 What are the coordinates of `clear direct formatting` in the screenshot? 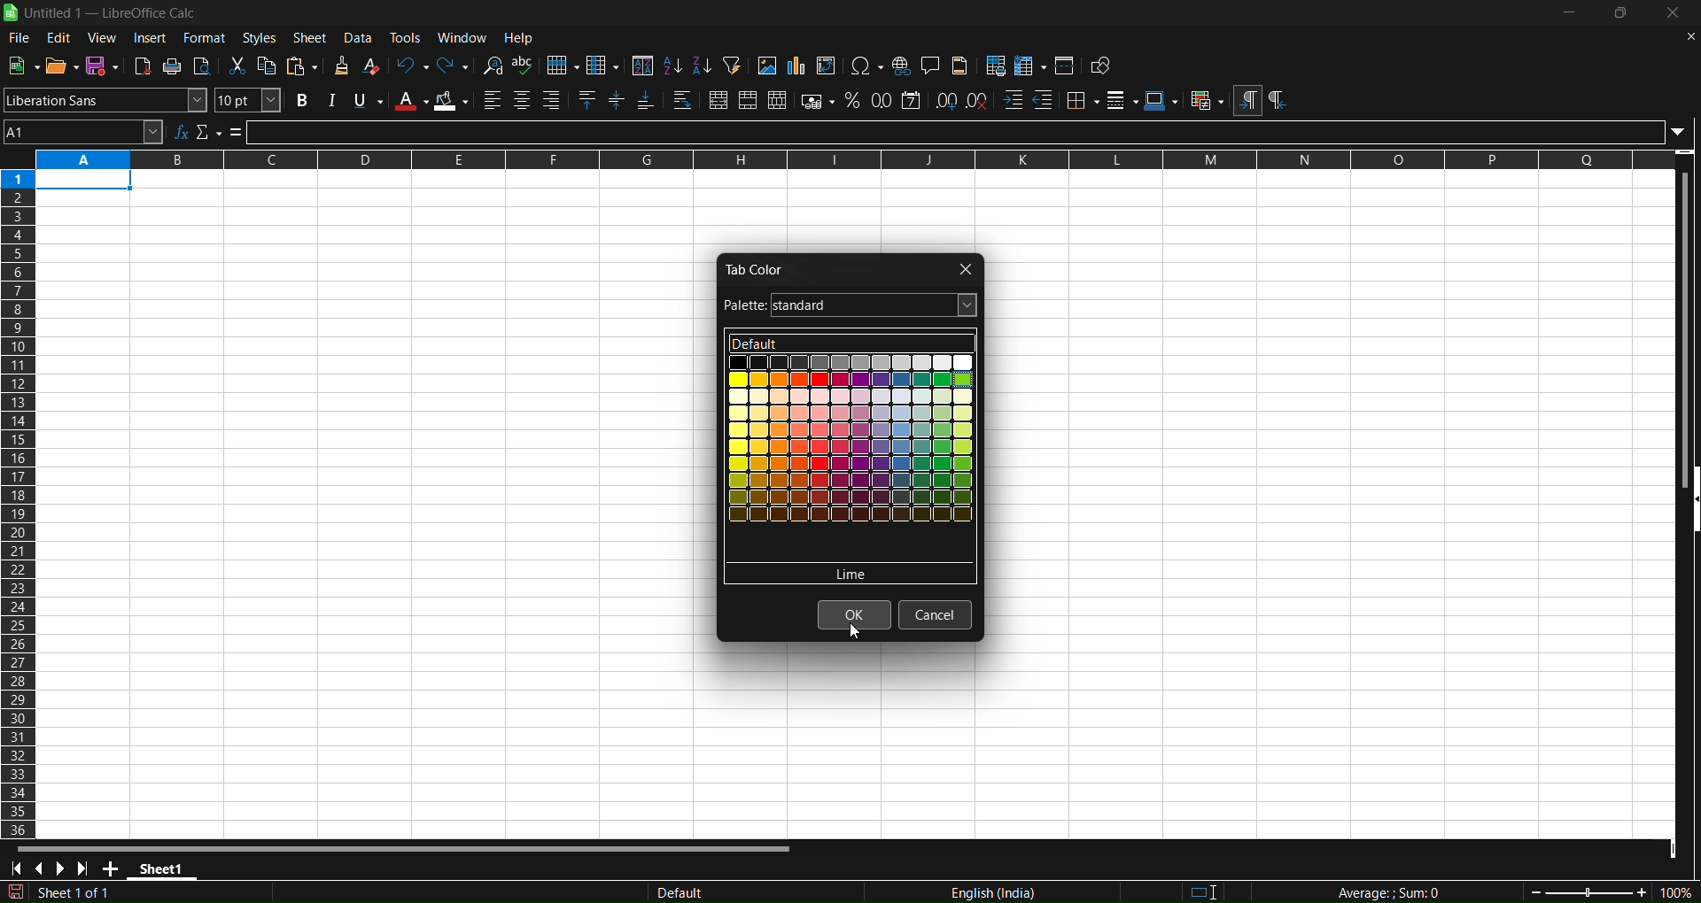 It's located at (373, 66).